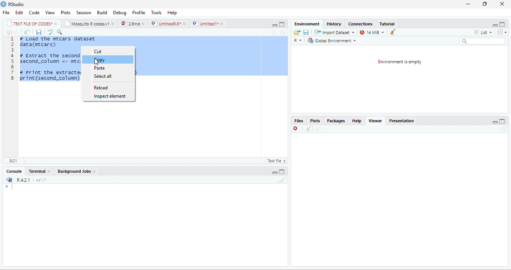  I want to click on save , so click(306, 32).